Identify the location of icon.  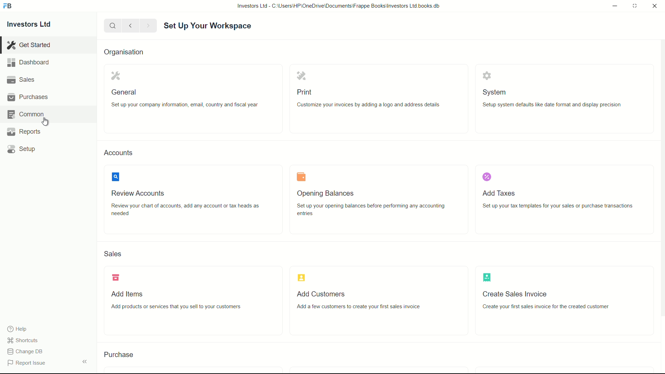
(488, 277).